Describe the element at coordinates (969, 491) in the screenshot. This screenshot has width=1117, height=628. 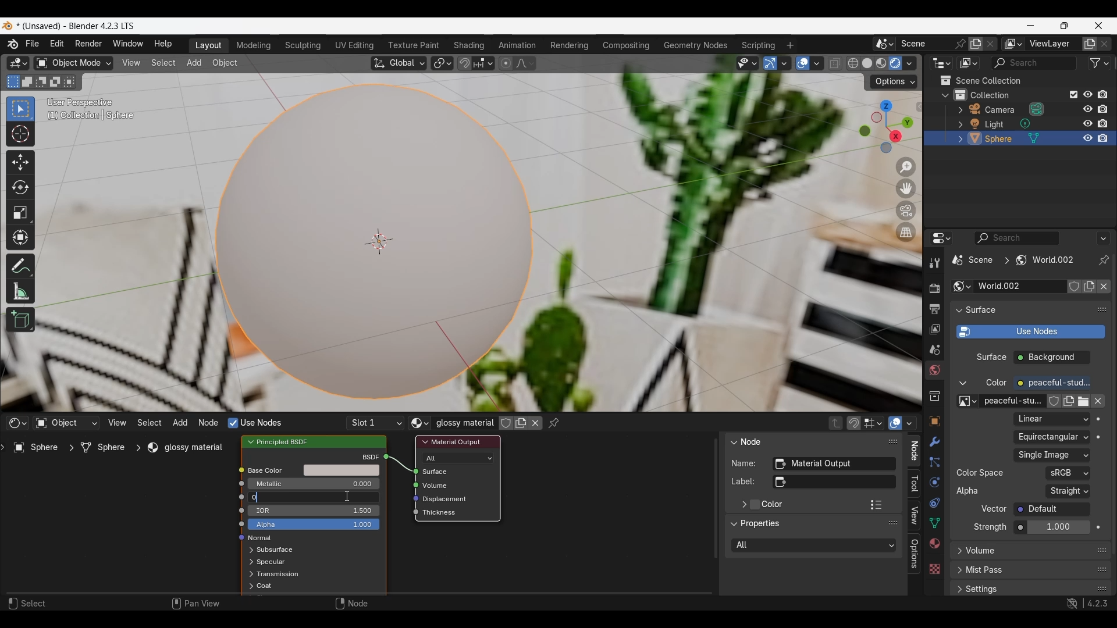
I see `Alpha` at that location.